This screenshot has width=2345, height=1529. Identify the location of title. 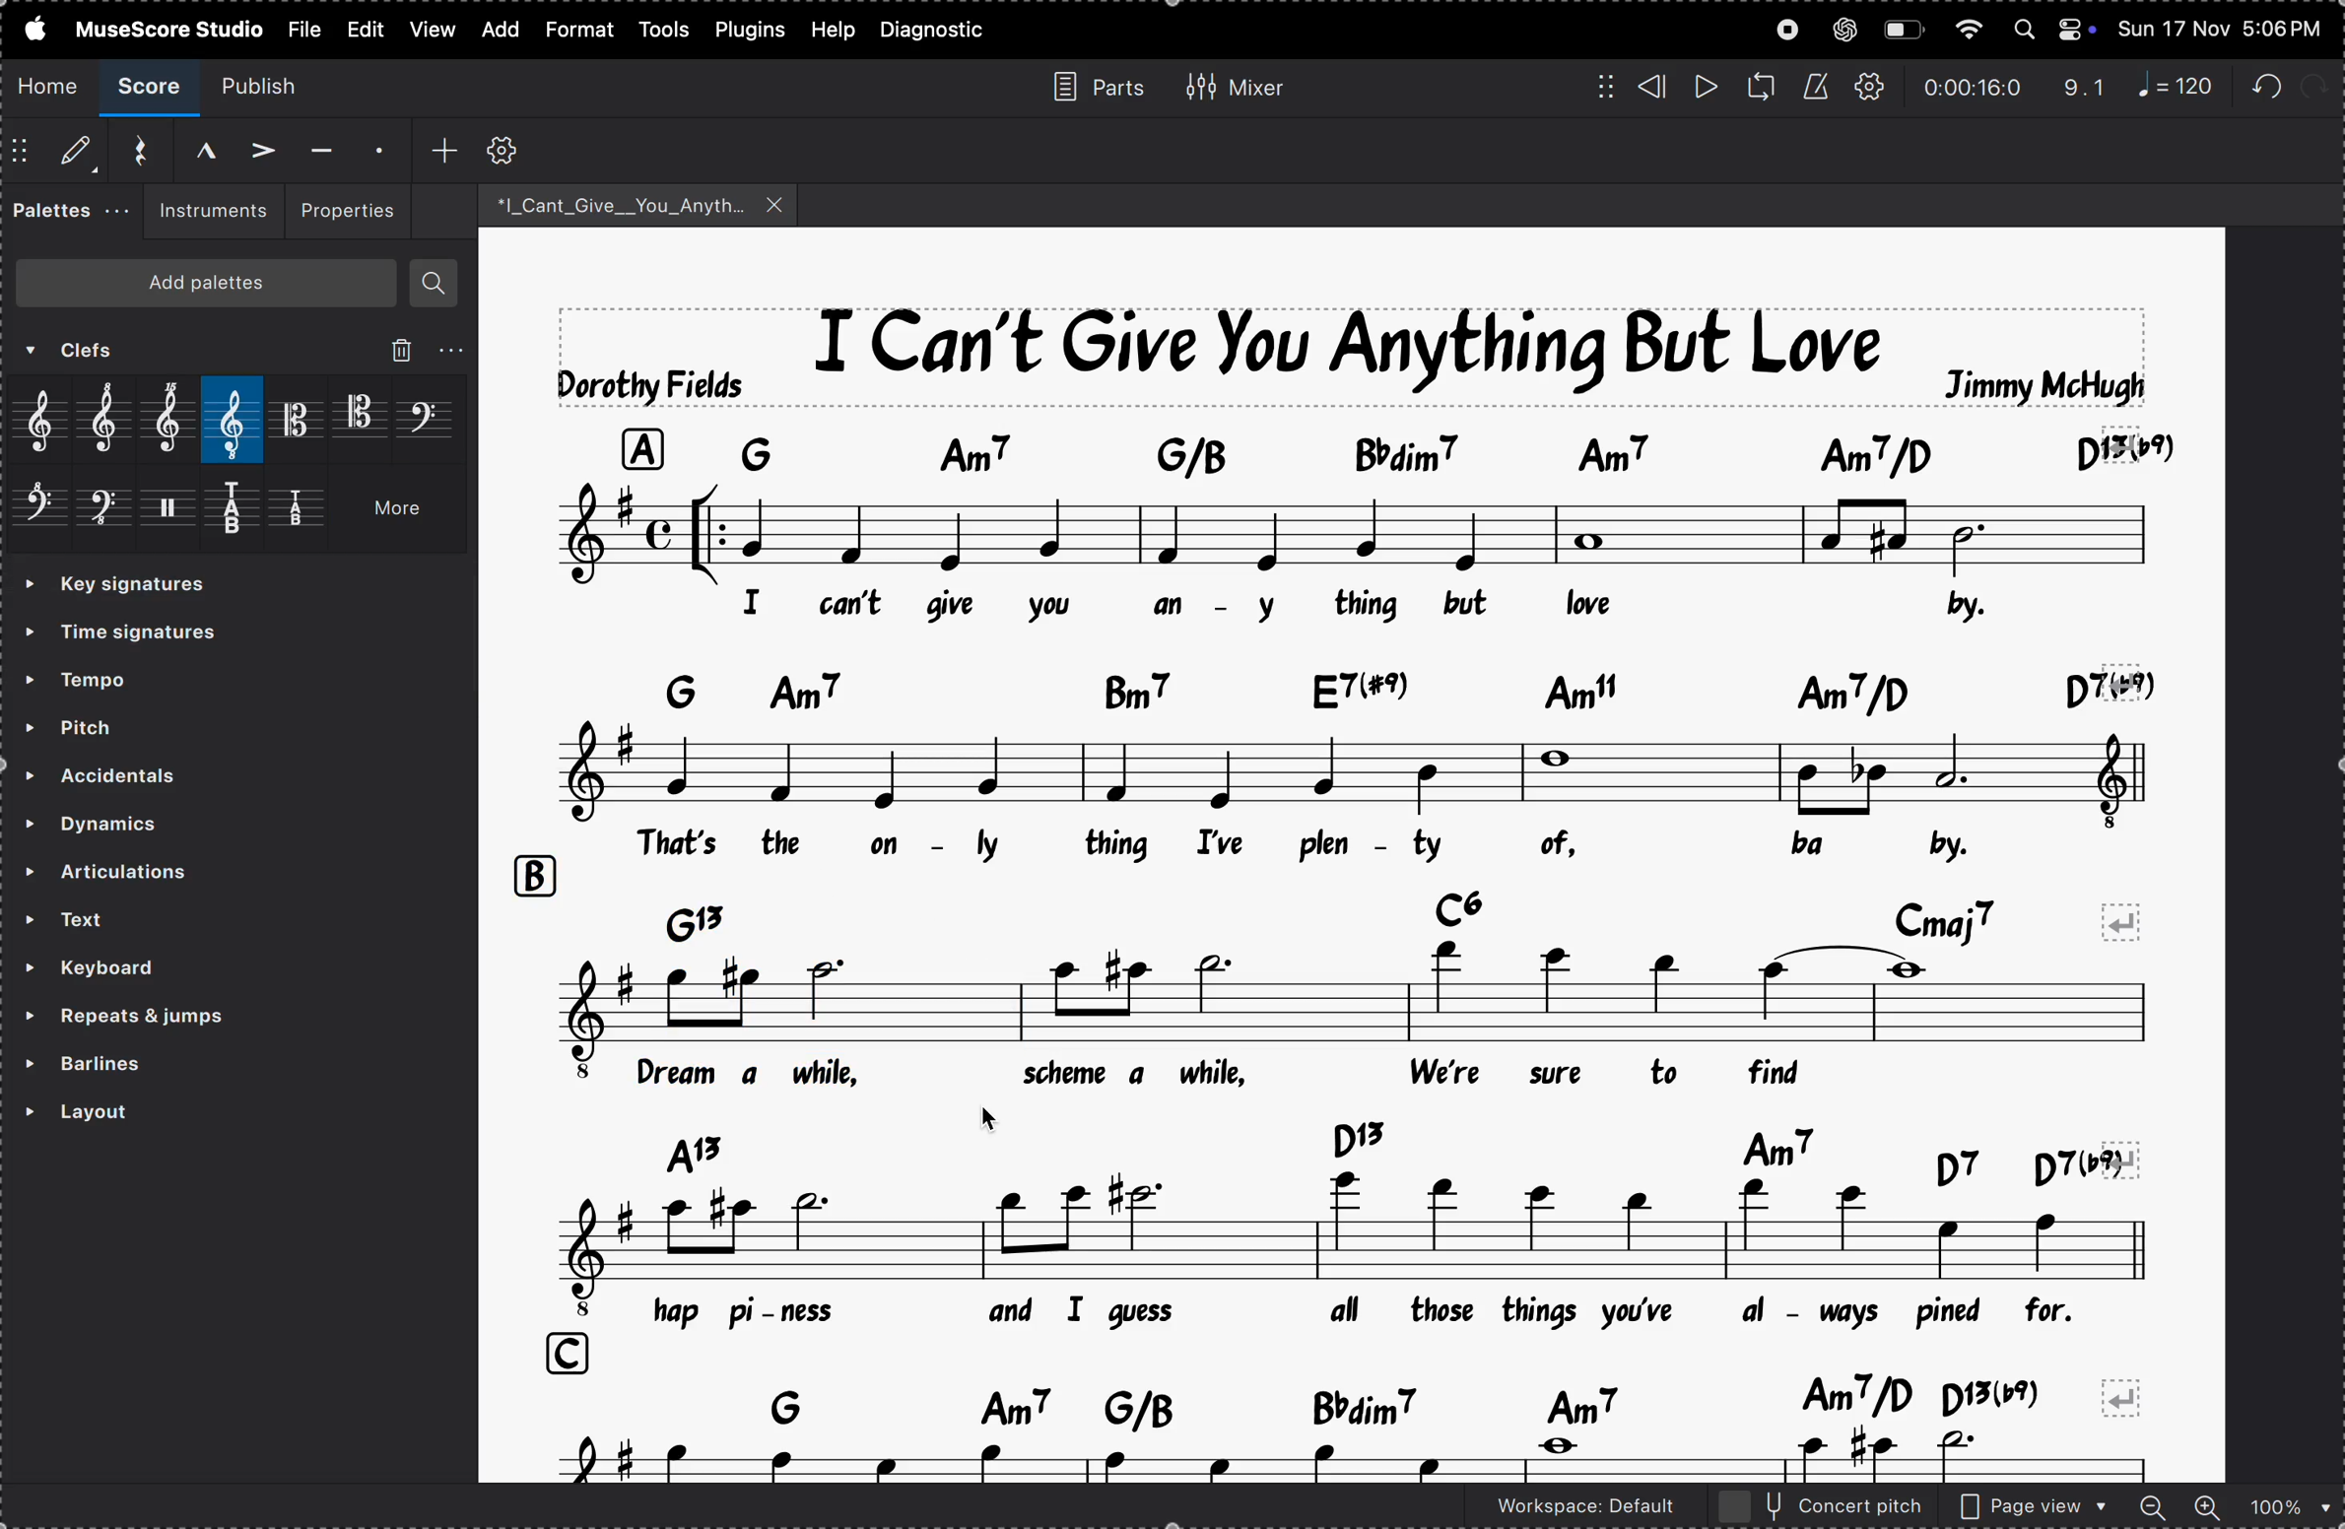
(1355, 354).